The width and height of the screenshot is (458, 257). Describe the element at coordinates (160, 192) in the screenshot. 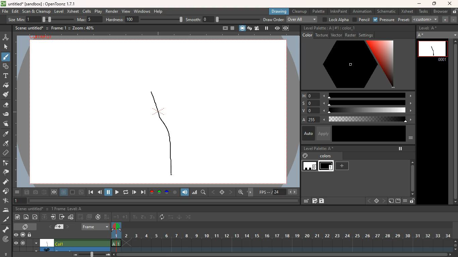

I see `green` at that location.